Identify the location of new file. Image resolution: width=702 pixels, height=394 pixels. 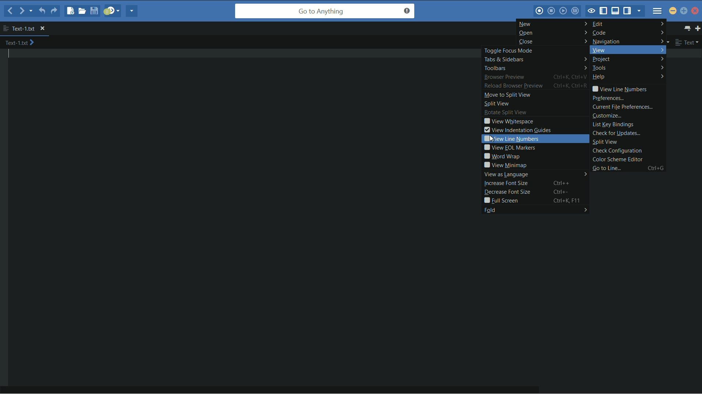
(69, 11).